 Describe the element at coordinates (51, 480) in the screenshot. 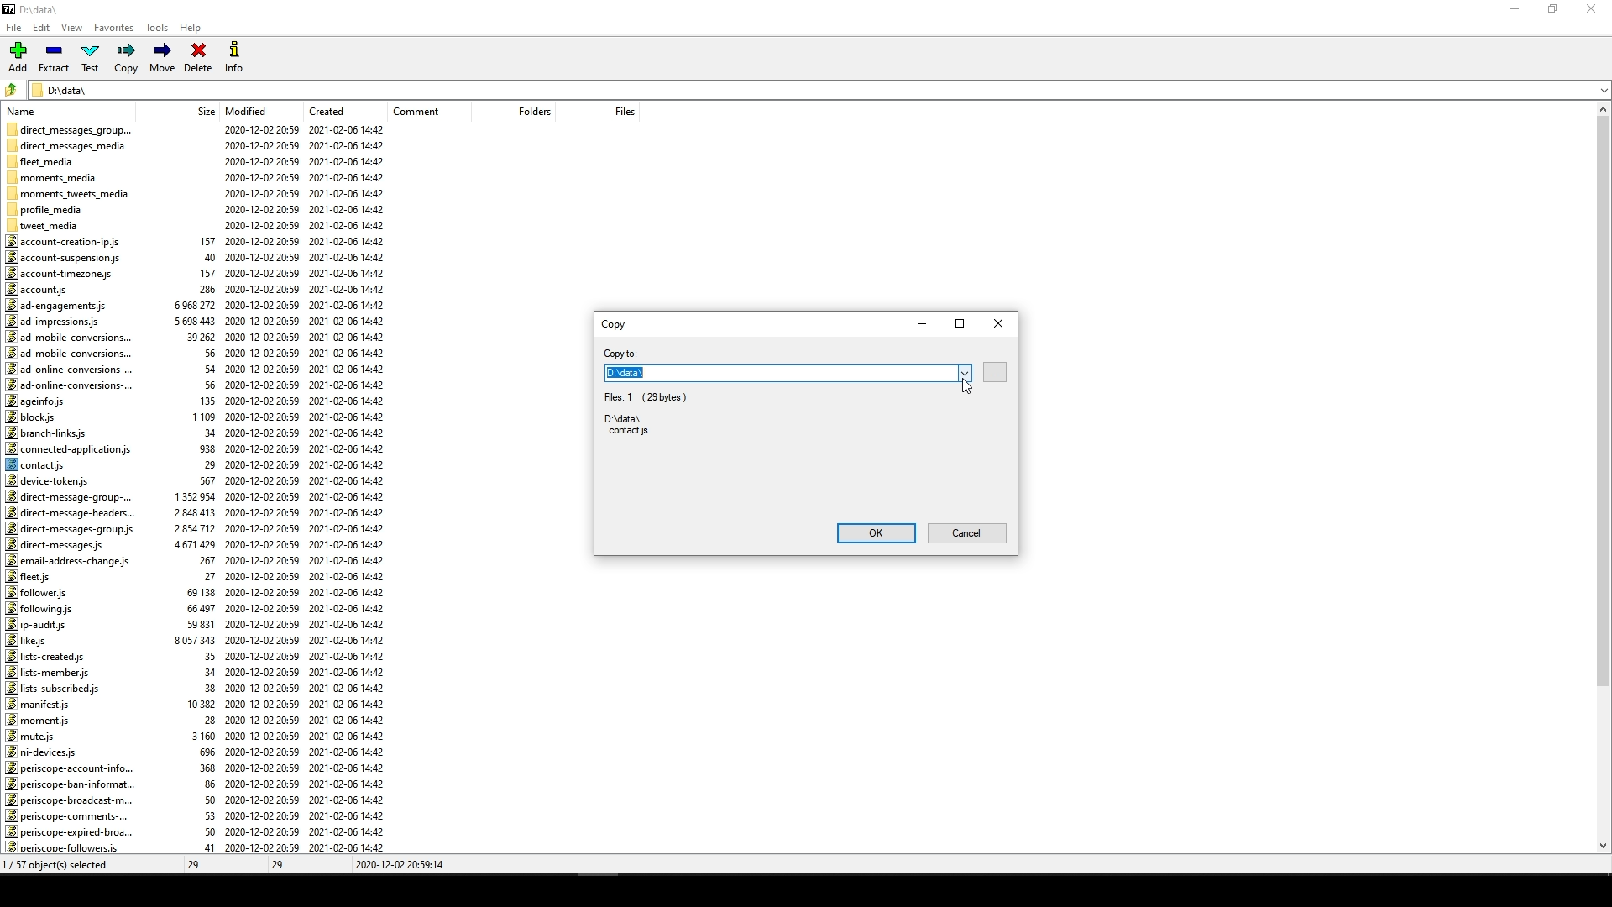

I see `device-token.js` at that location.